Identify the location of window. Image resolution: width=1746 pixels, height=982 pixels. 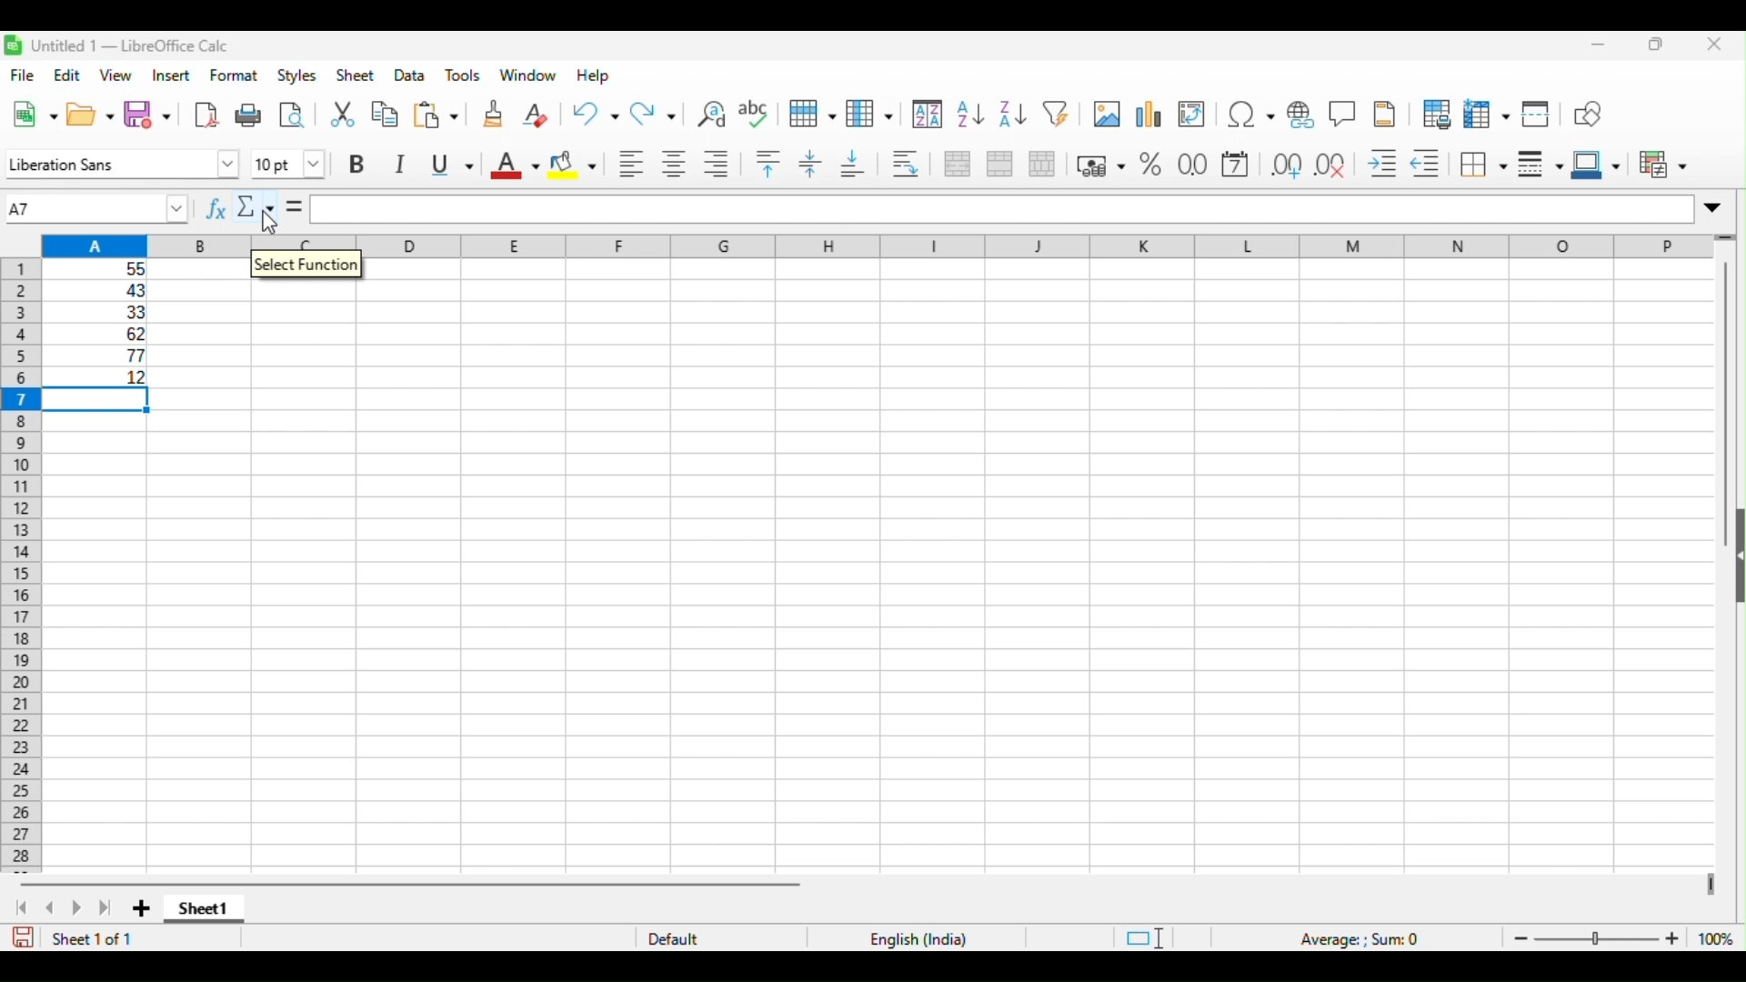
(527, 75).